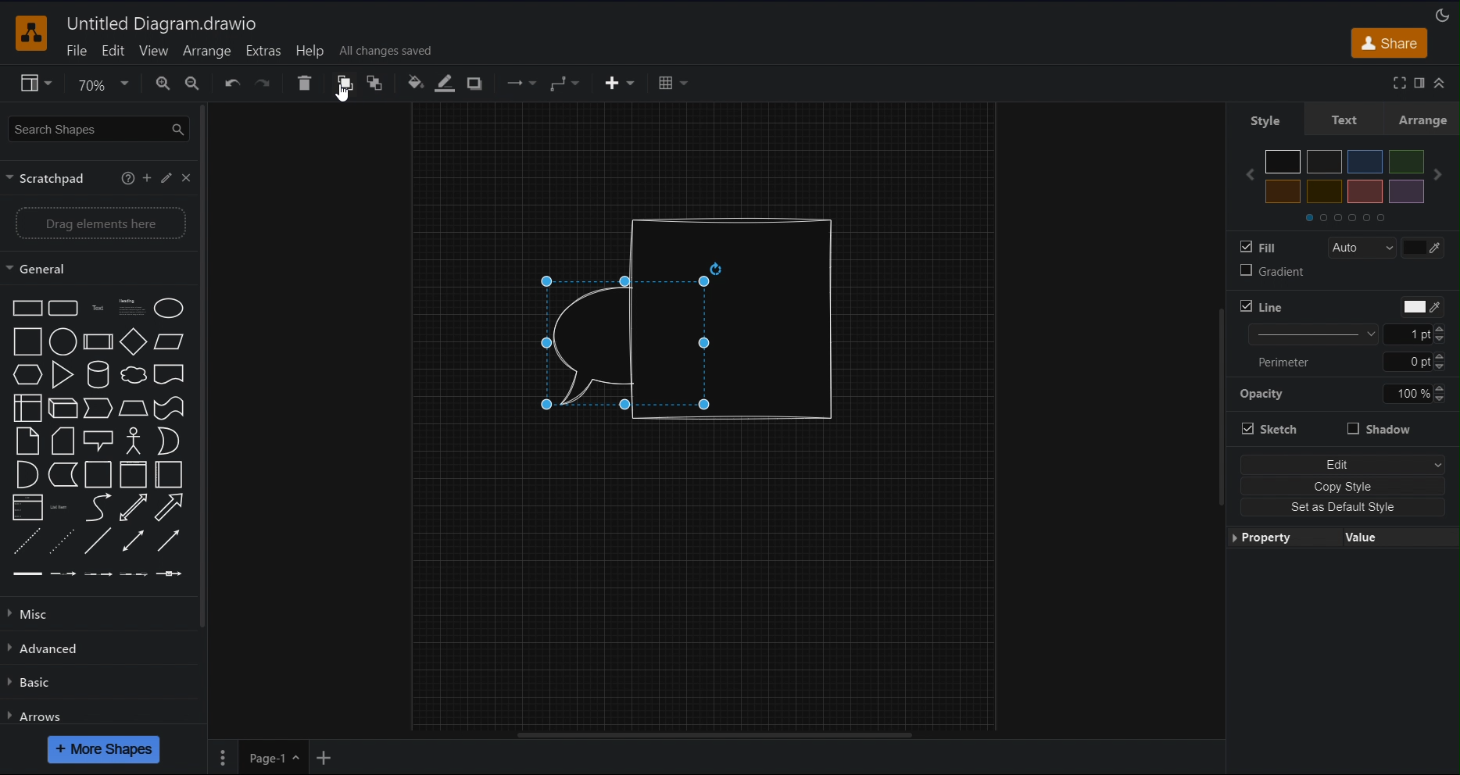 Image resolution: width=1460 pixels, height=775 pixels. What do you see at coordinates (324, 758) in the screenshot?
I see `Add New Page` at bounding box center [324, 758].